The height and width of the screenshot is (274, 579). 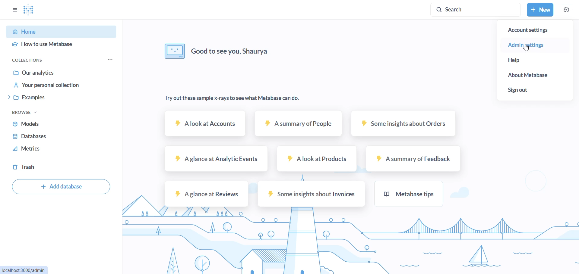 What do you see at coordinates (477, 10) in the screenshot?
I see `search button` at bounding box center [477, 10].